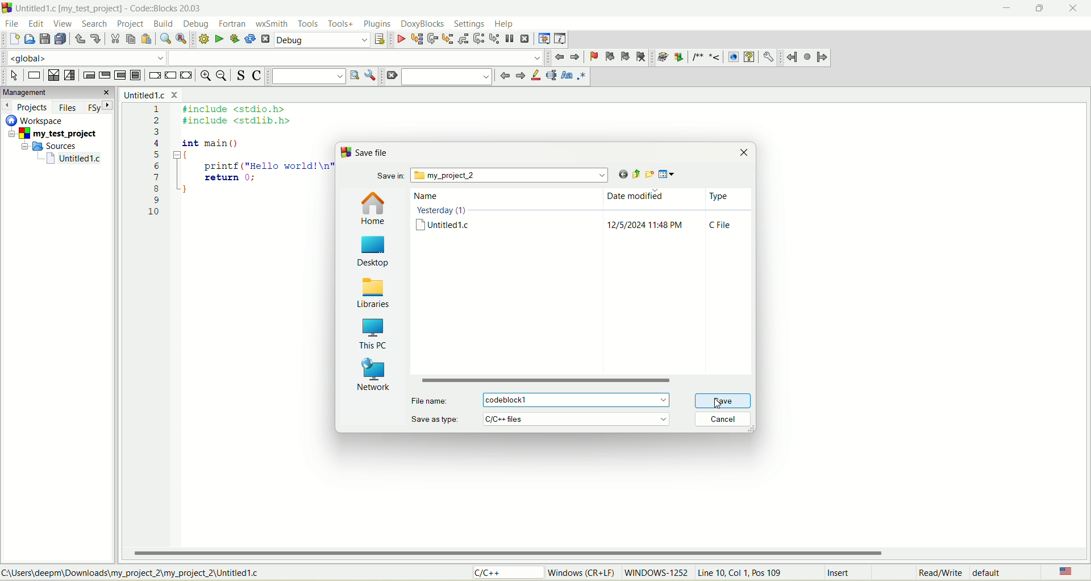 The image size is (1091, 581). Describe the element at coordinates (356, 57) in the screenshot. I see `blank space` at that location.